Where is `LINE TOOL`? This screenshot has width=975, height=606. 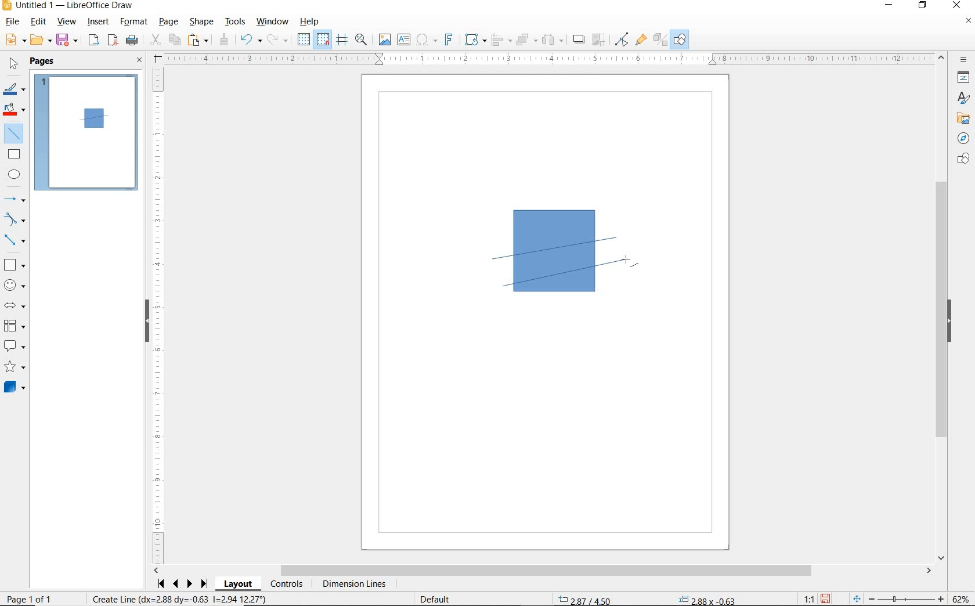
LINE TOOL is located at coordinates (496, 261).